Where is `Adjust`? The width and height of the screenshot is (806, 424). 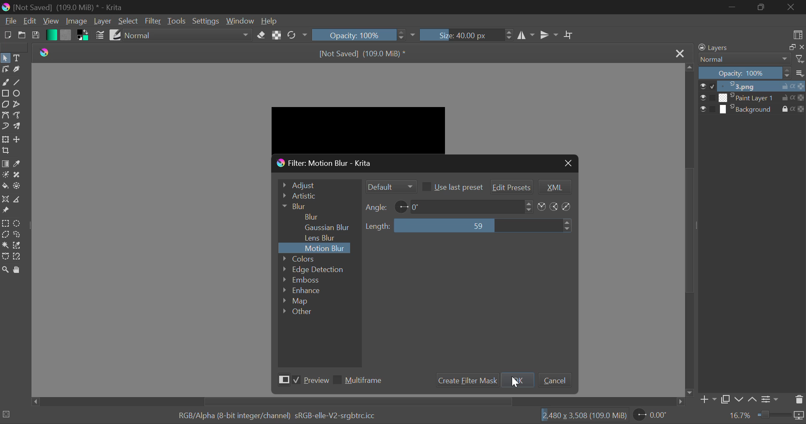 Adjust is located at coordinates (318, 184).